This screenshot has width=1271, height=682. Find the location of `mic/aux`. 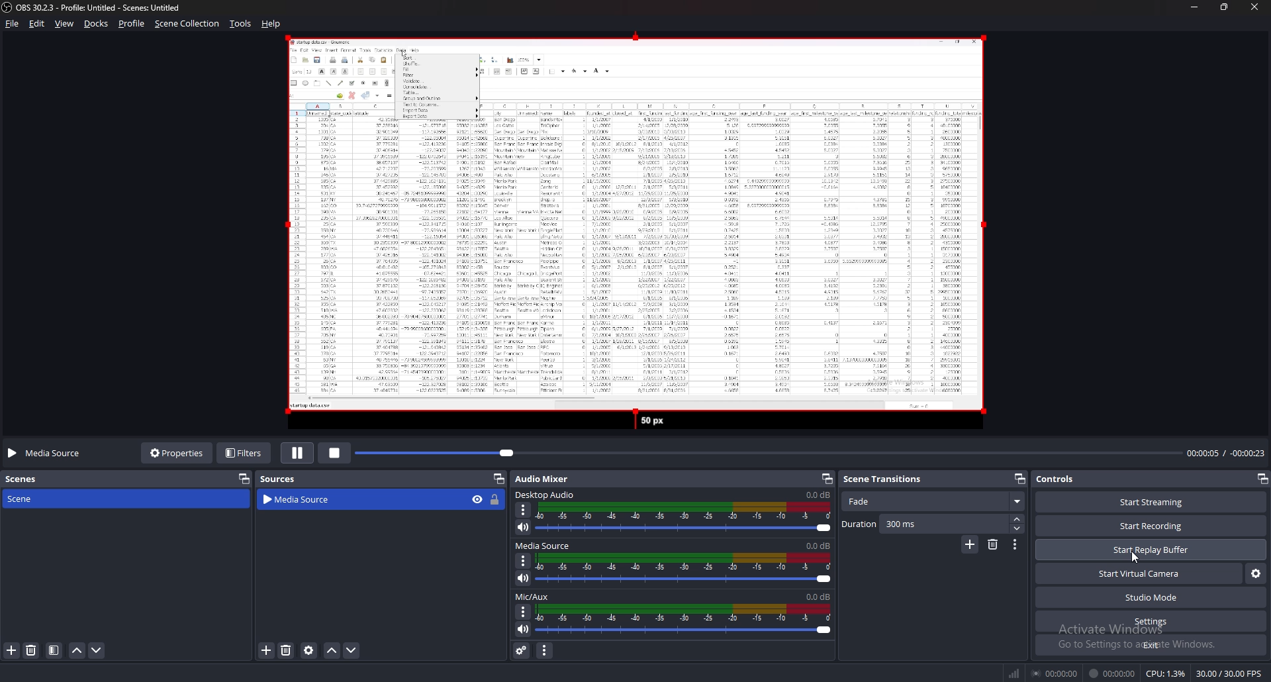

mic/aux is located at coordinates (532, 597).